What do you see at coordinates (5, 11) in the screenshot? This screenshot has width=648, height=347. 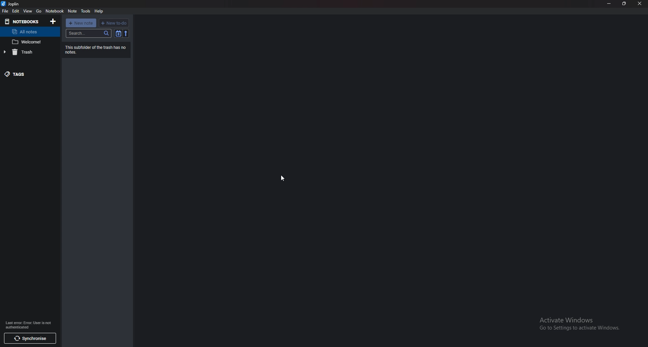 I see `file` at bounding box center [5, 11].